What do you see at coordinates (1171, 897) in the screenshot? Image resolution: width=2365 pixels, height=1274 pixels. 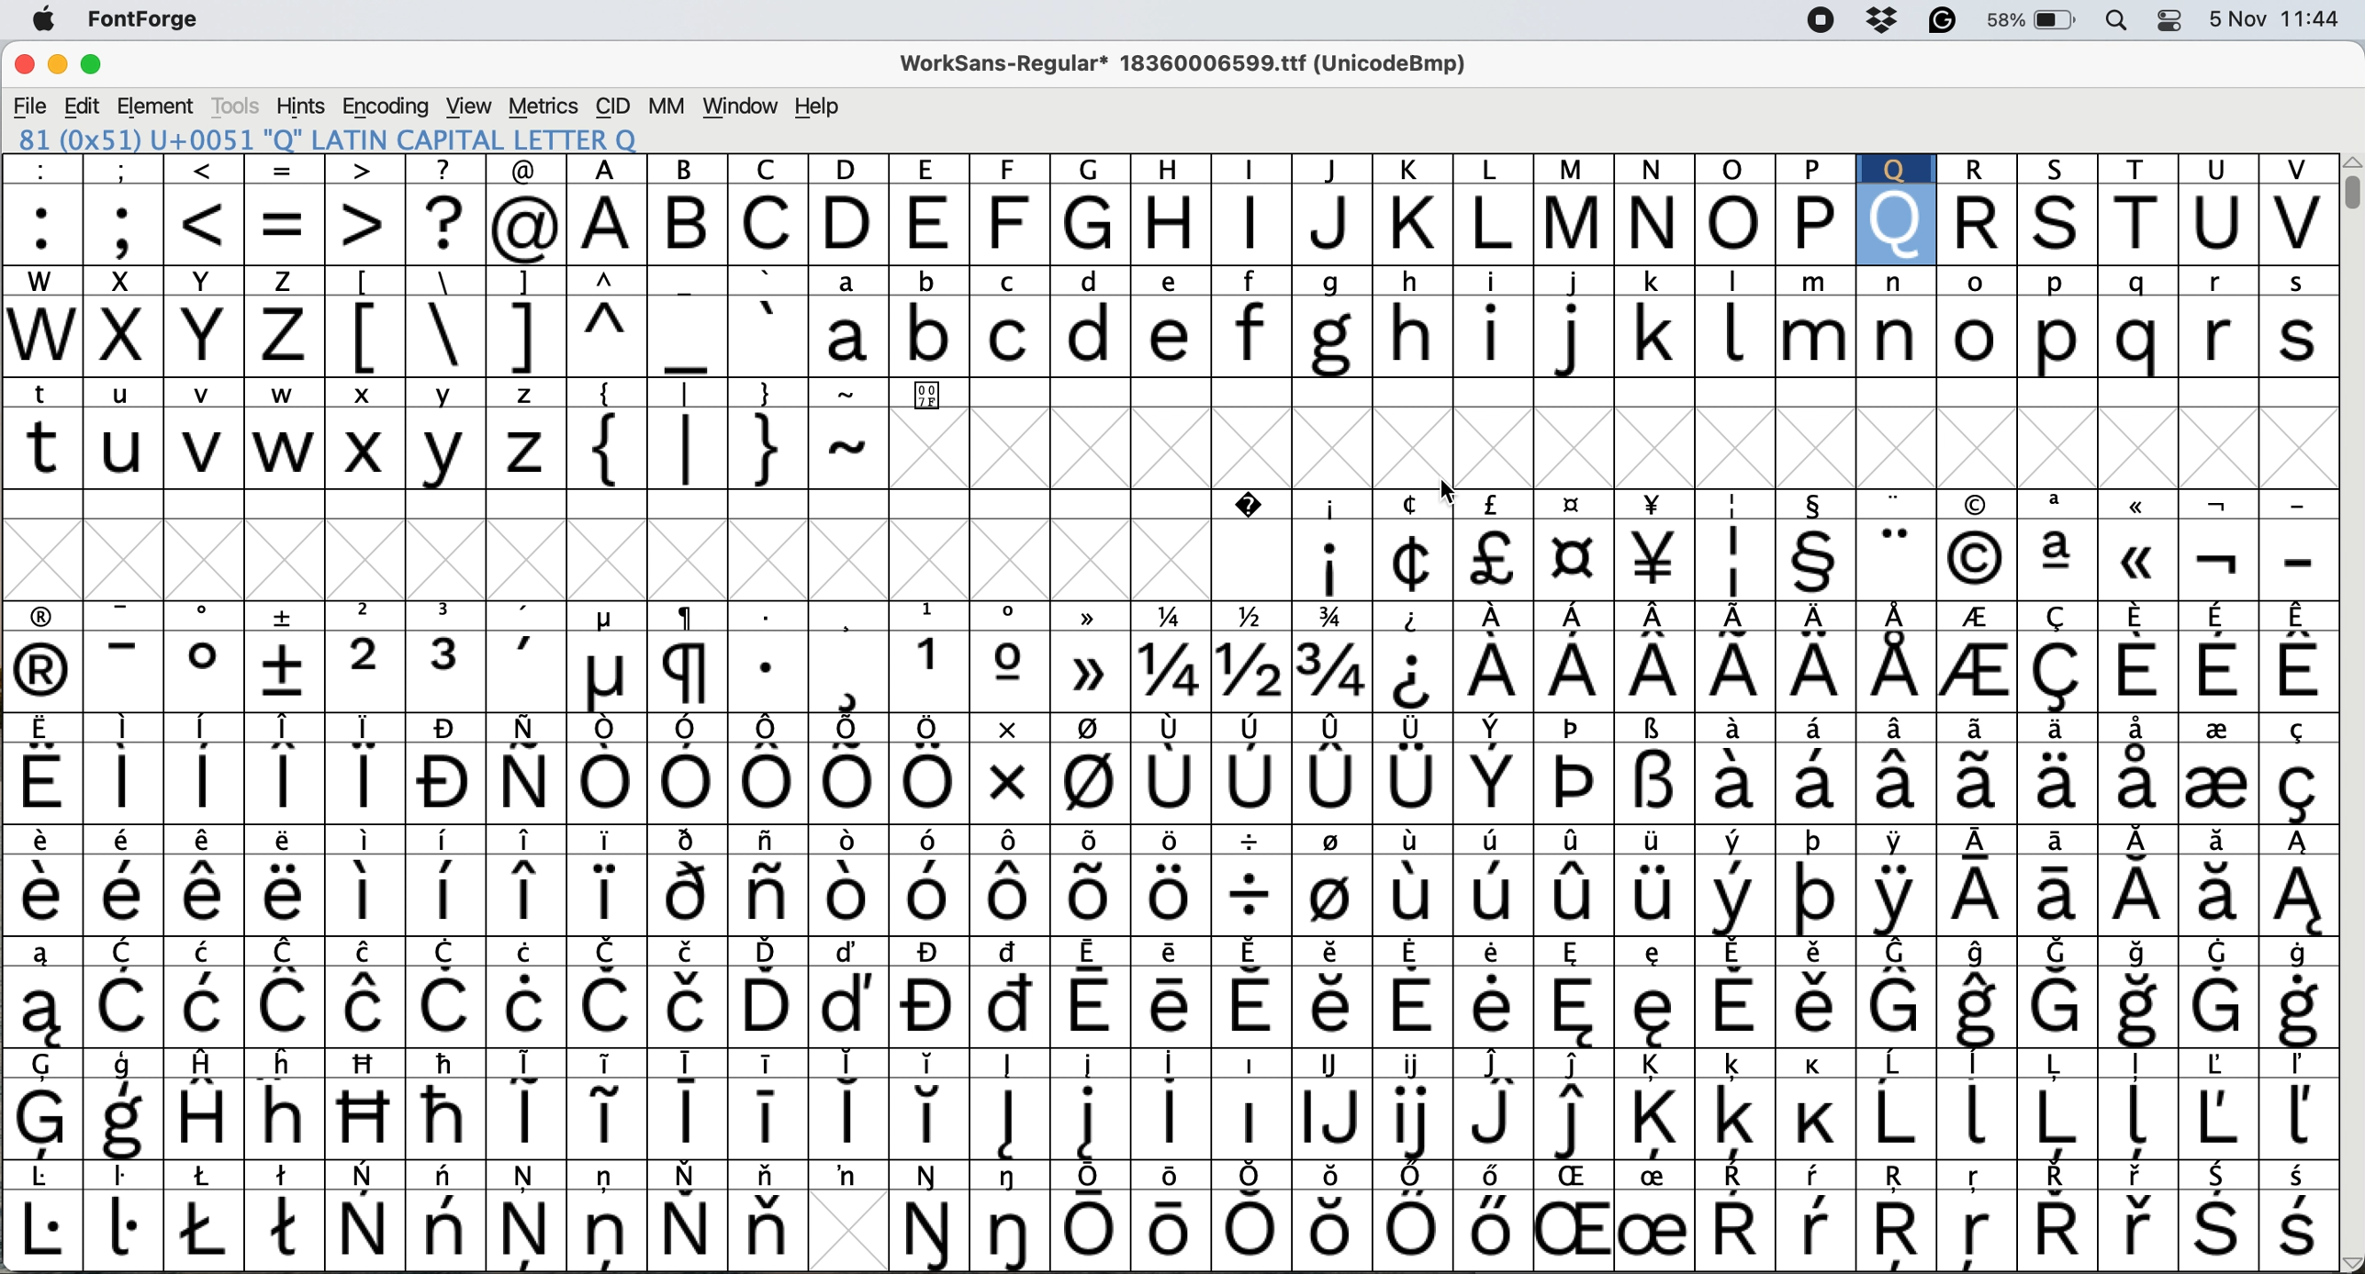 I see `special characters` at bounding box center [1171, 897].